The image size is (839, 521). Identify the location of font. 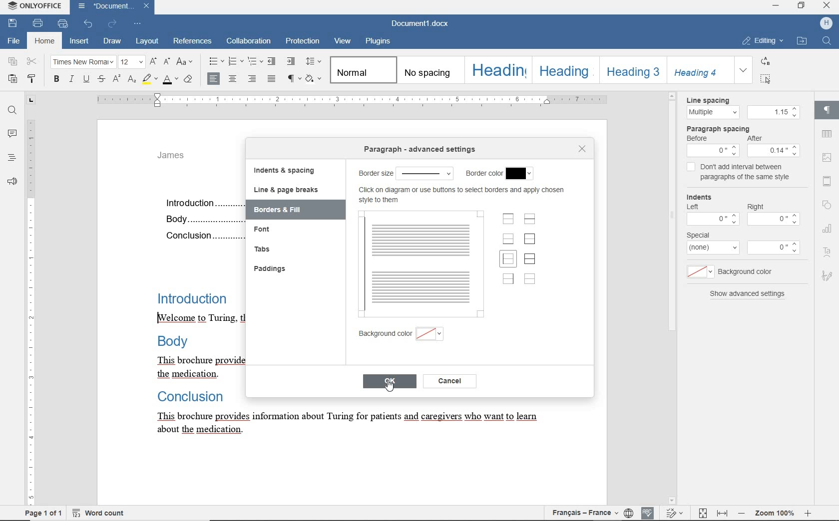
(83, 62).